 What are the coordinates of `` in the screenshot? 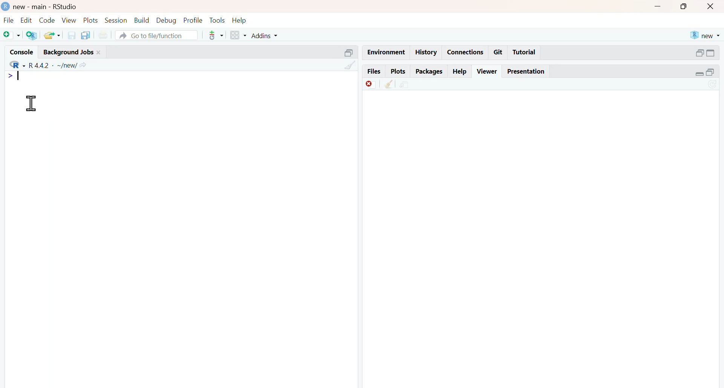 It's located at (350, 53).